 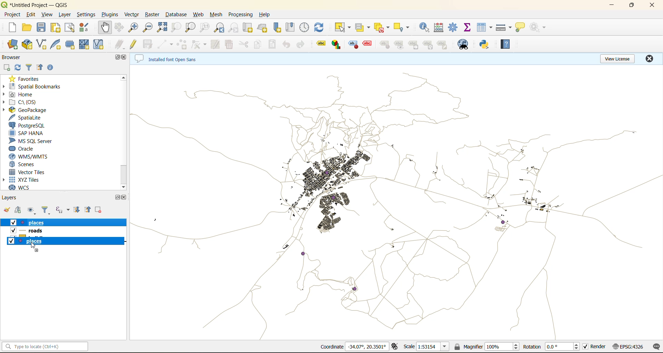 I want to click on layers, so click(x=12, y=198).